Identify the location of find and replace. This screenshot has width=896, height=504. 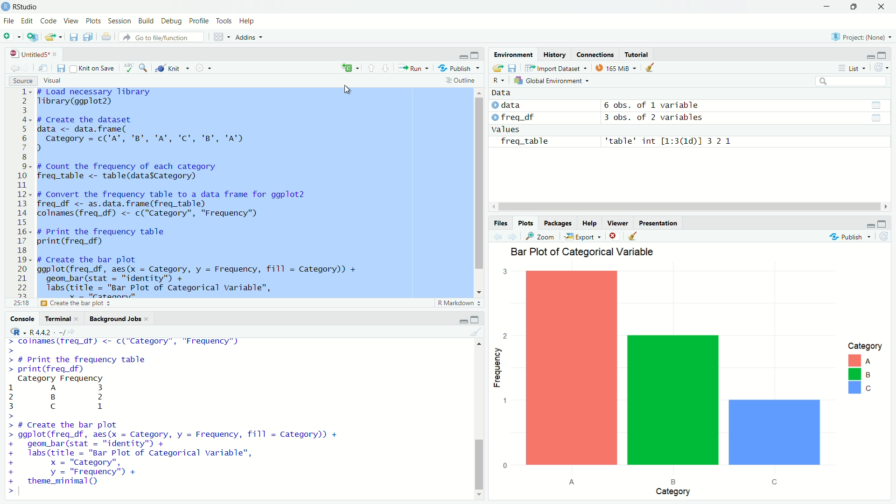
(144, 69).